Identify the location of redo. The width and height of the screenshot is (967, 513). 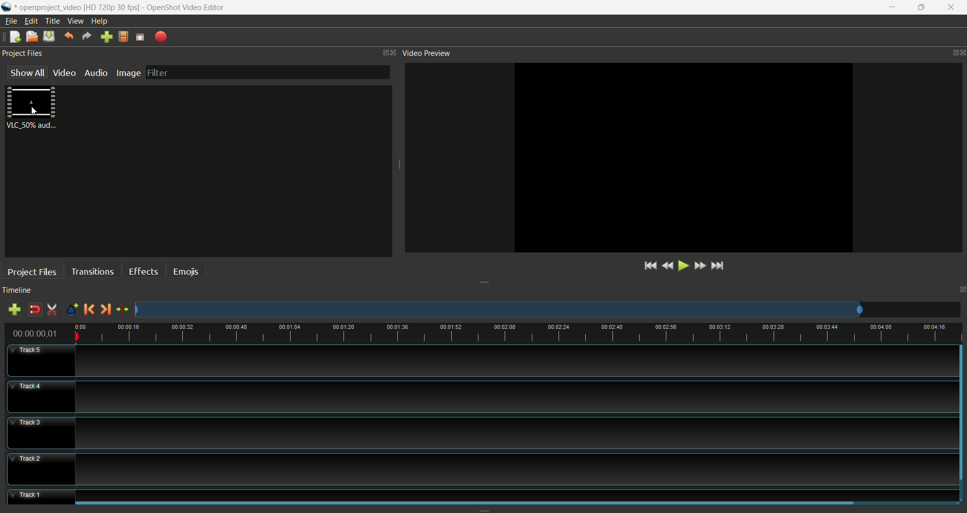
(88, 36).